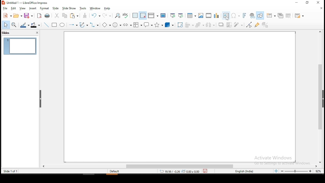  What do you see at coordinates (26, 3) in the screenshot?
I see `icon and file name` at bounding box center [26, 3].